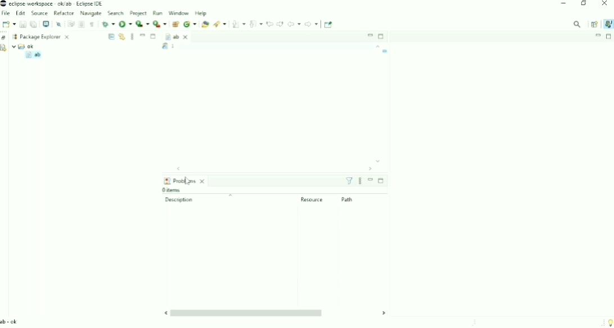 This screenshot has width=614, height=328. I want to click on View menu, so click(360, 181).